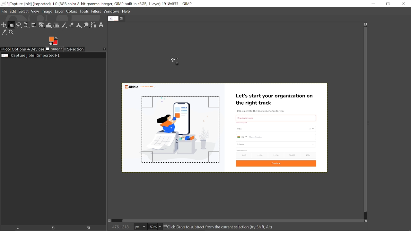 The width and height of the screenshot is (411, 231). I want to click on Rotate tool, so click(41, 25).